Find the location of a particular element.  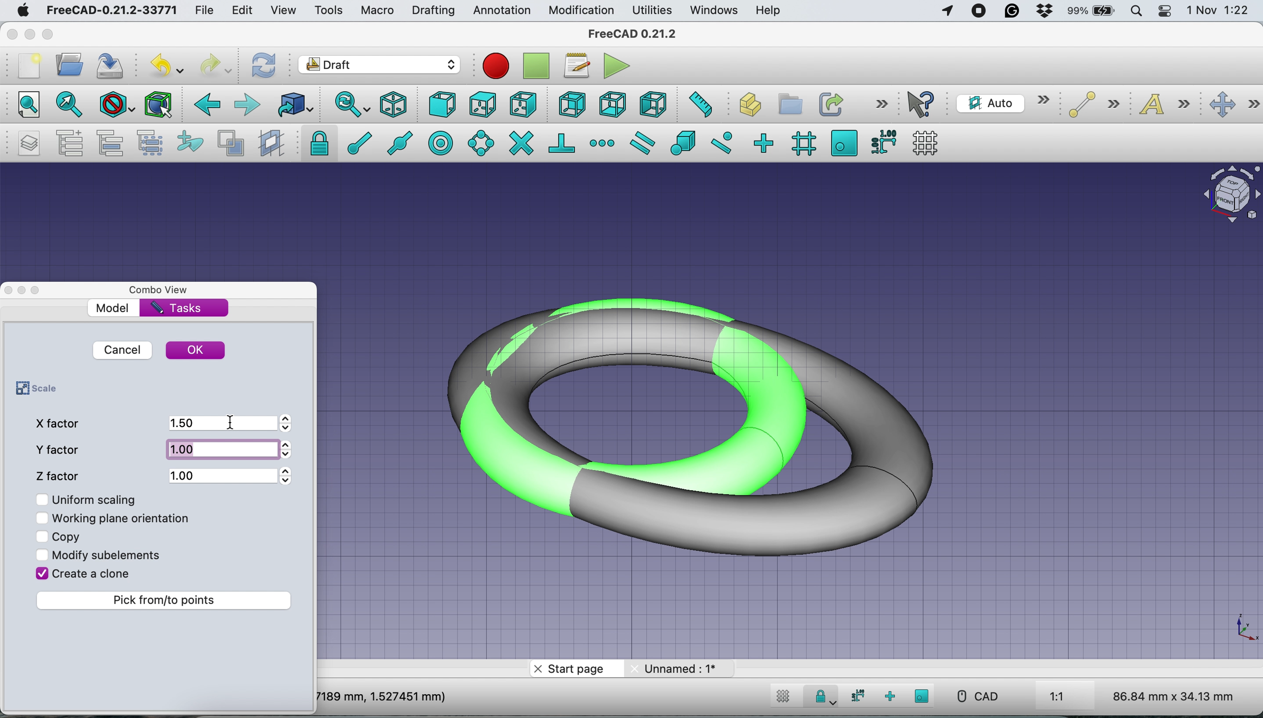

Scaled Torus is located at coordinates (701, 427).